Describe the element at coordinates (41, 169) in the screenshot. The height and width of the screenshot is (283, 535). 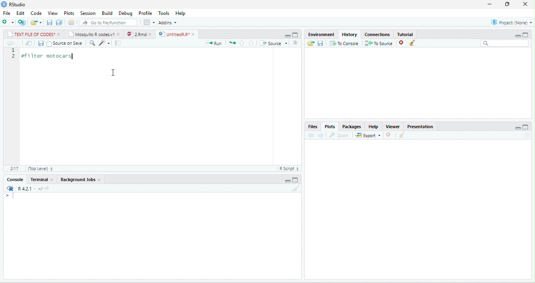
I see `Top Level` at that location.